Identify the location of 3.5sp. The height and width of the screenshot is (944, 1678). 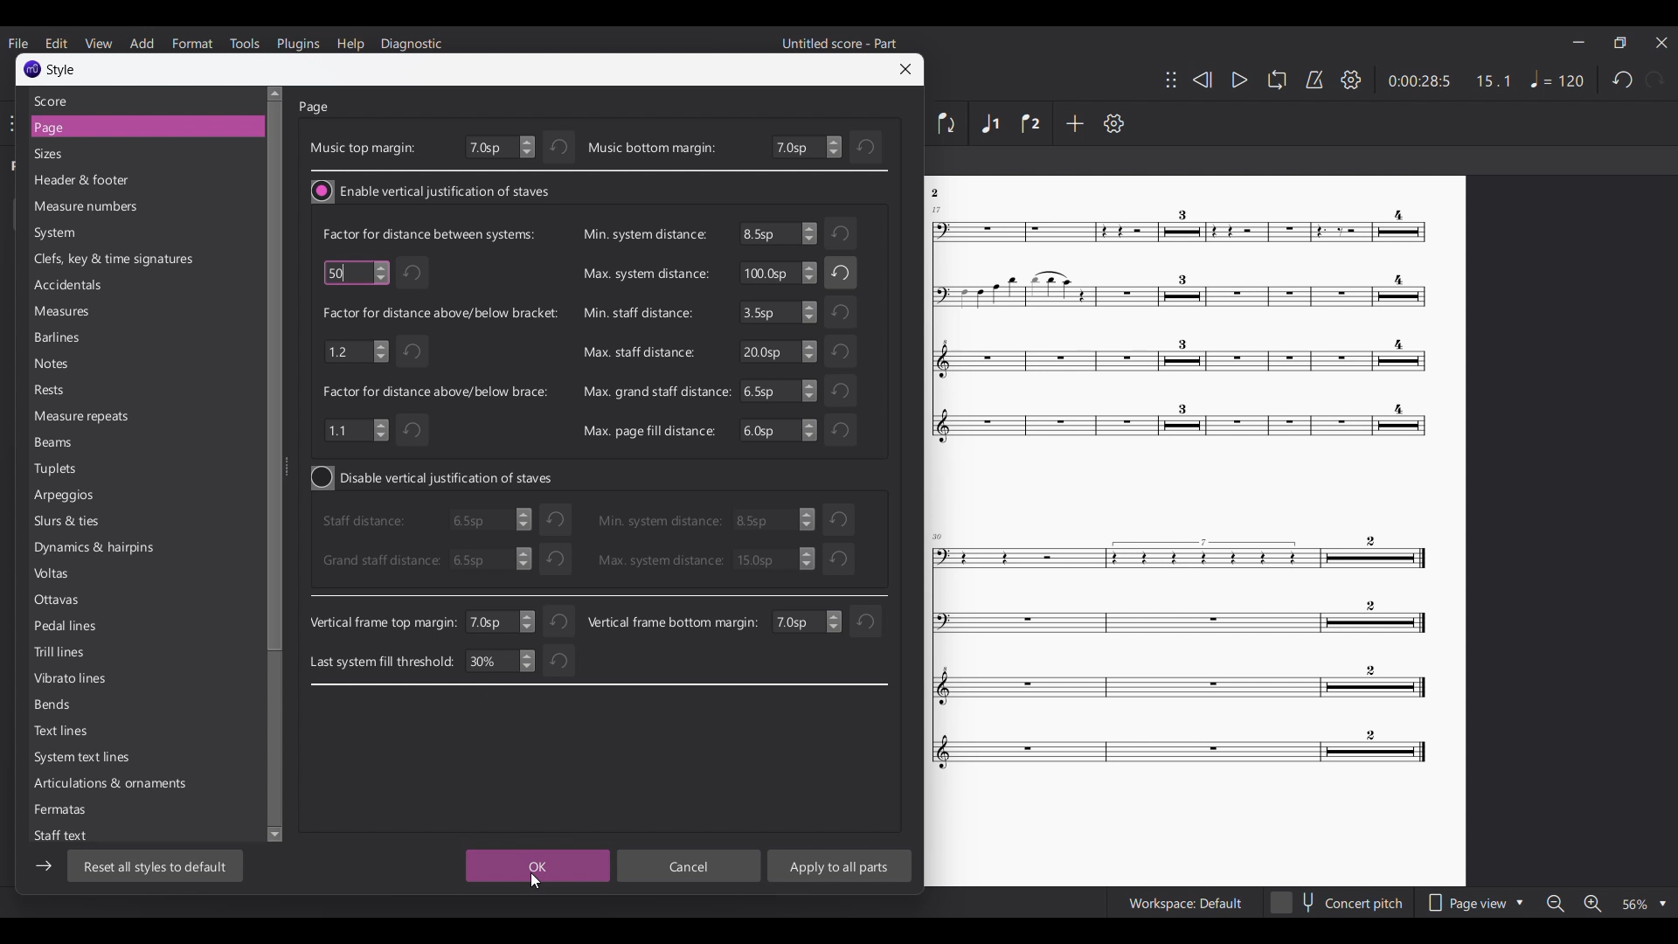
(777, 312).